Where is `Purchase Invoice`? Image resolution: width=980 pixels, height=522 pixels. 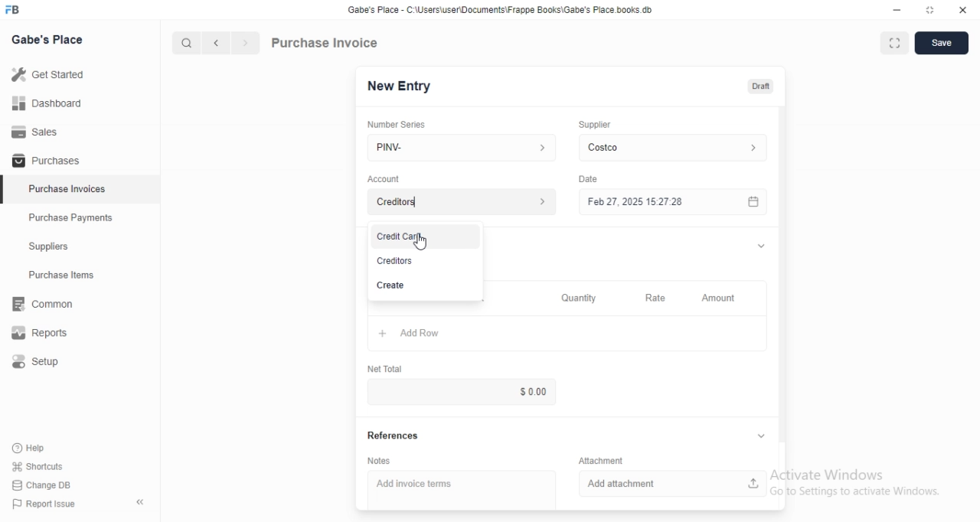
Purchase Invoice is located at coordinates (325, 42).